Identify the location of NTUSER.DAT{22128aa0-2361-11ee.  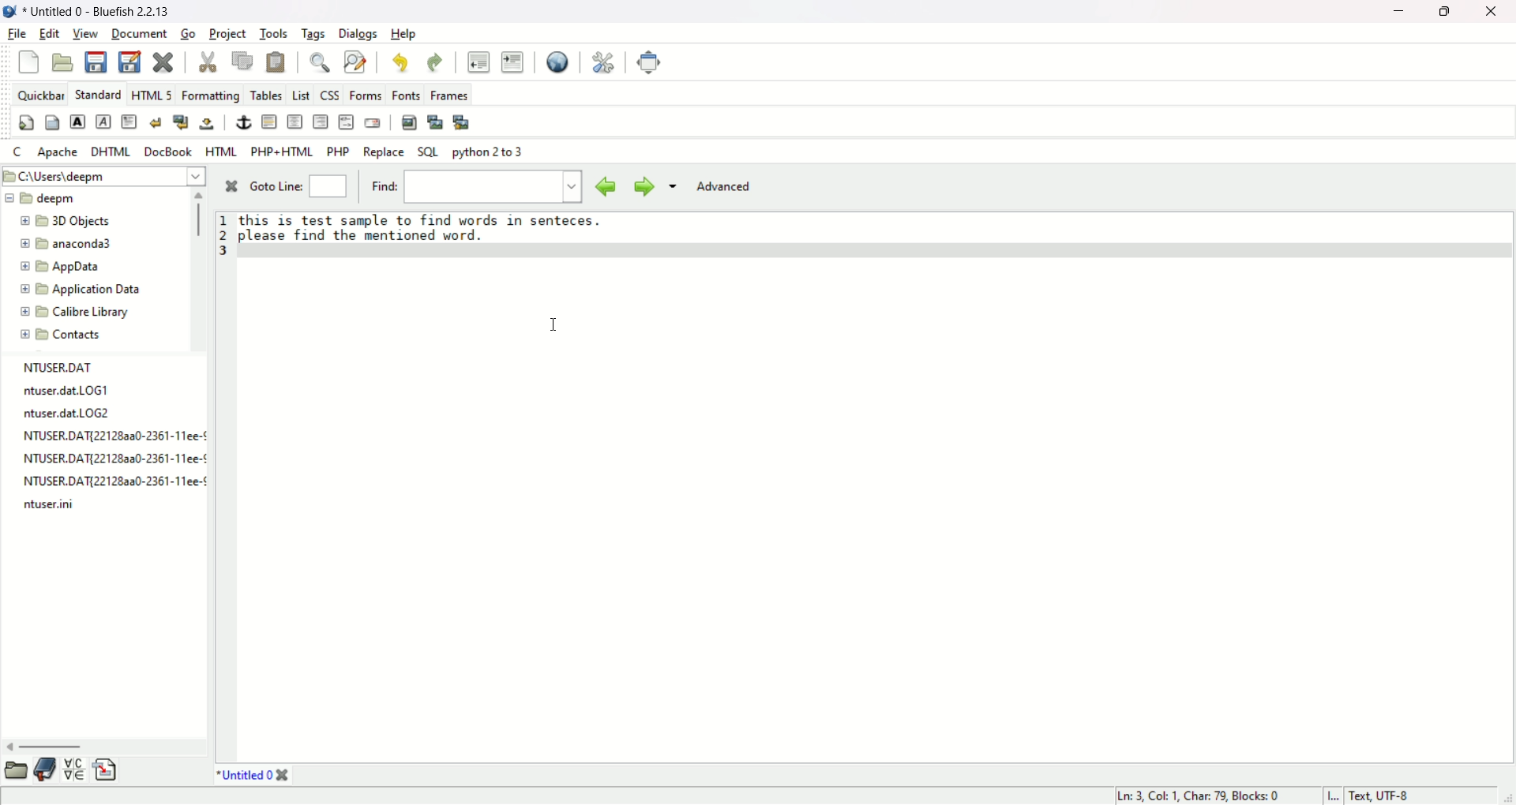
(99, 436).